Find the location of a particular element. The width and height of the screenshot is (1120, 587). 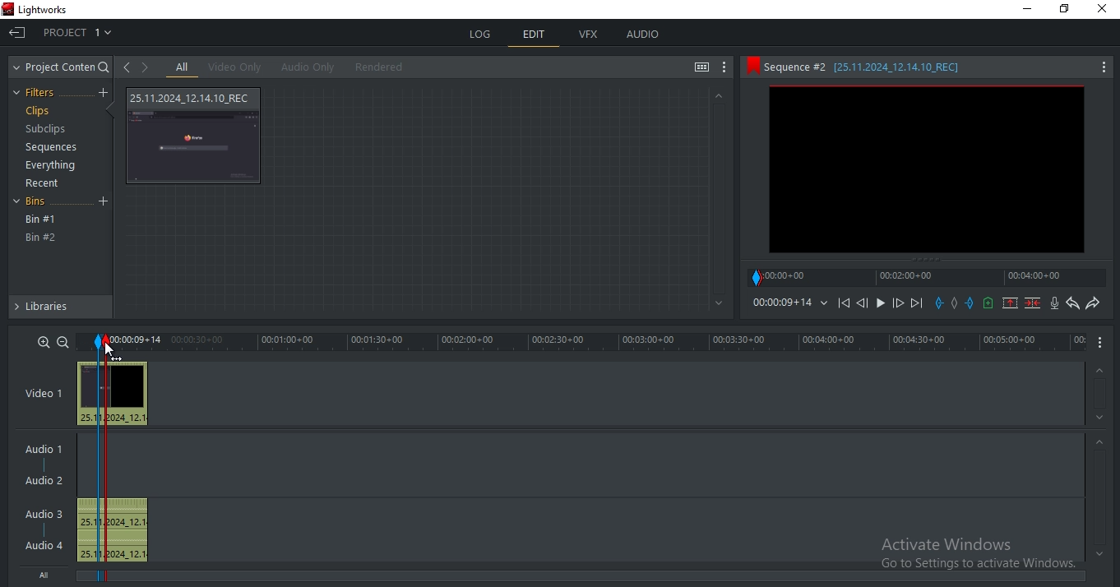

Minimize is located at coordinates (1025, 10).